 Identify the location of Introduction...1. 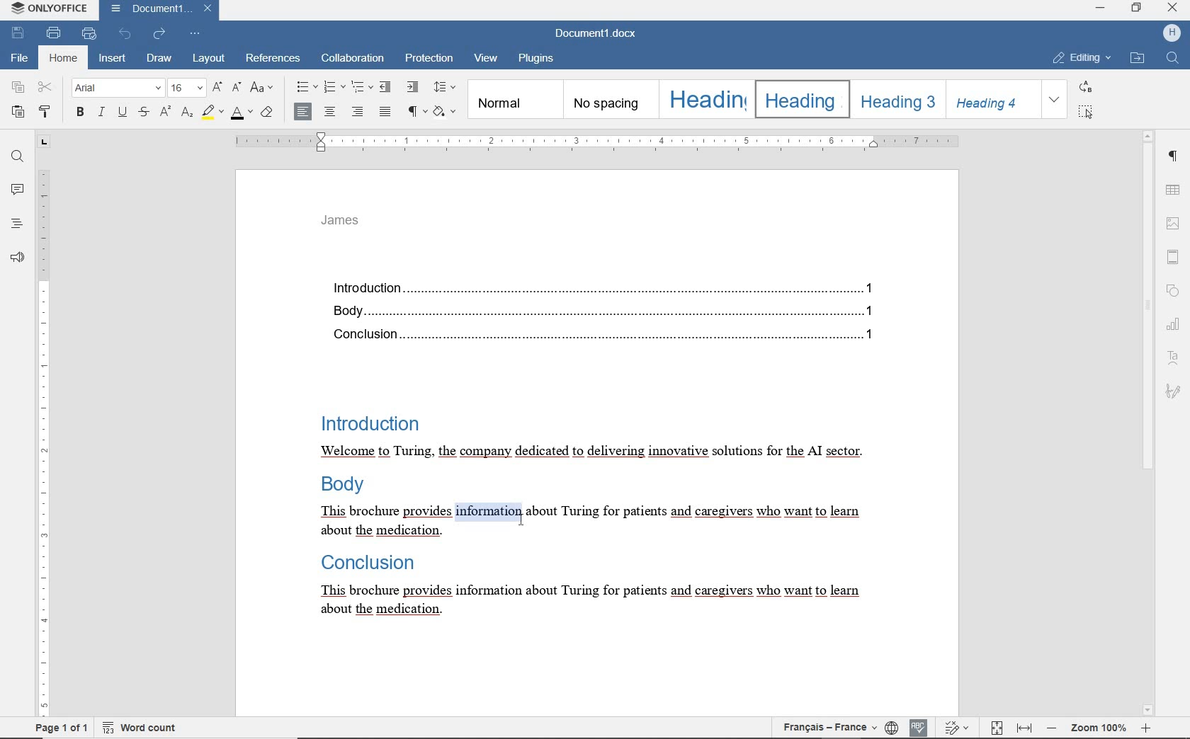
(599, 285).